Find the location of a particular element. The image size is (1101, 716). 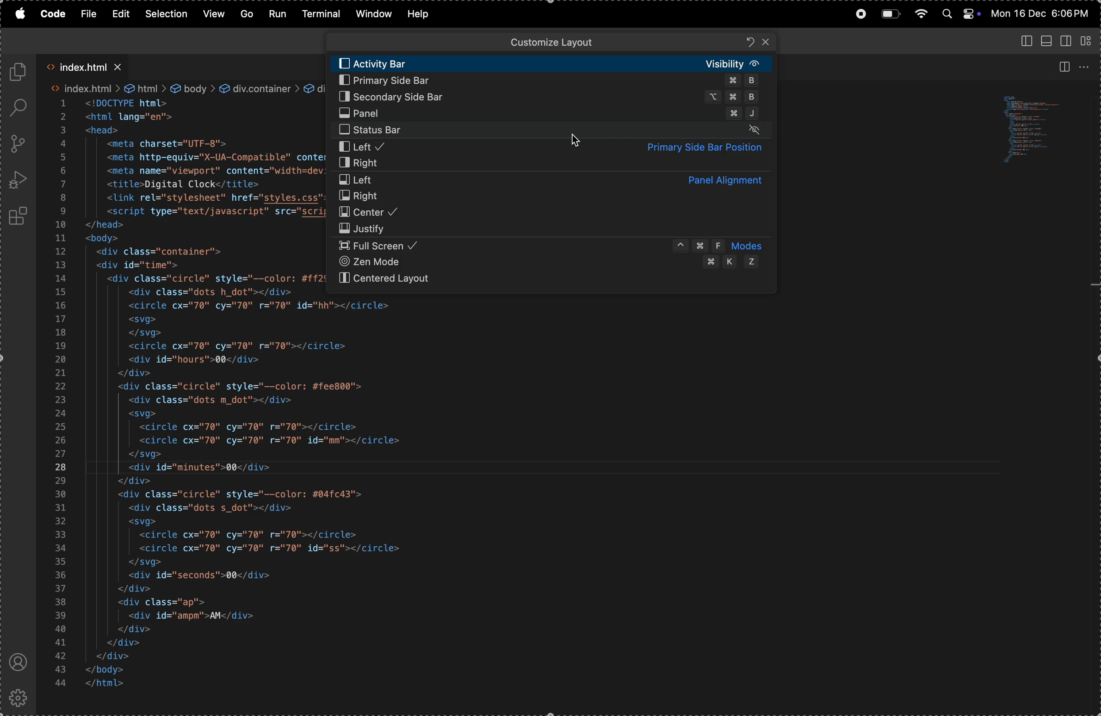

toggle panel is located at coordinates (1023, 41).